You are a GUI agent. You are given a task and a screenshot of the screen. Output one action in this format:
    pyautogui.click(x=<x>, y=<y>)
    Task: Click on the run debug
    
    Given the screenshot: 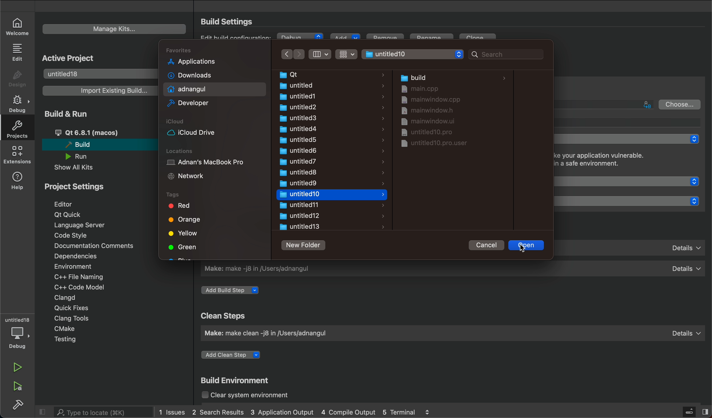 What is the action you would take?
    pyautogui.click(x=17, y=387)
    